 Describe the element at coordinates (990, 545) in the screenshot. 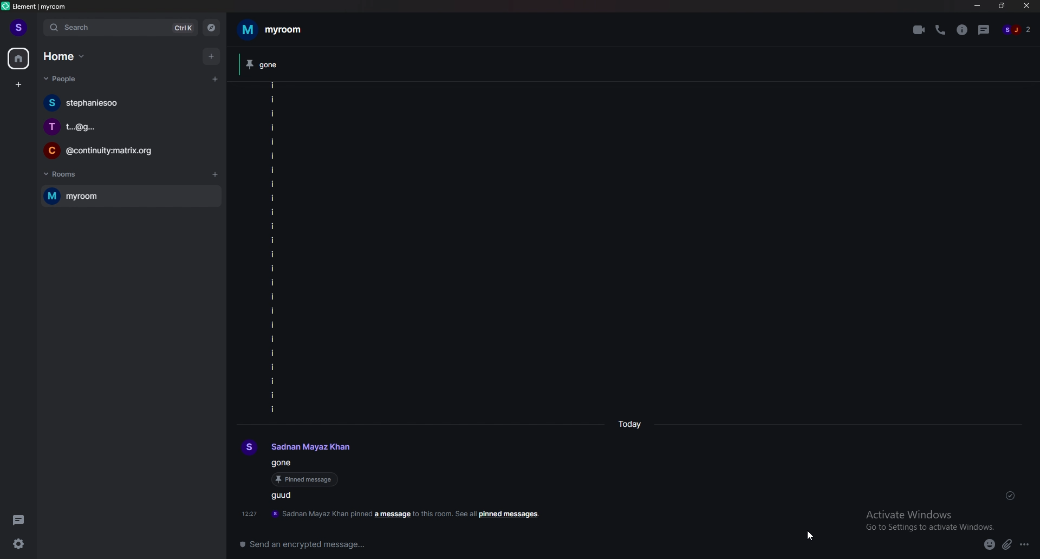

I see `emoji` at that location.